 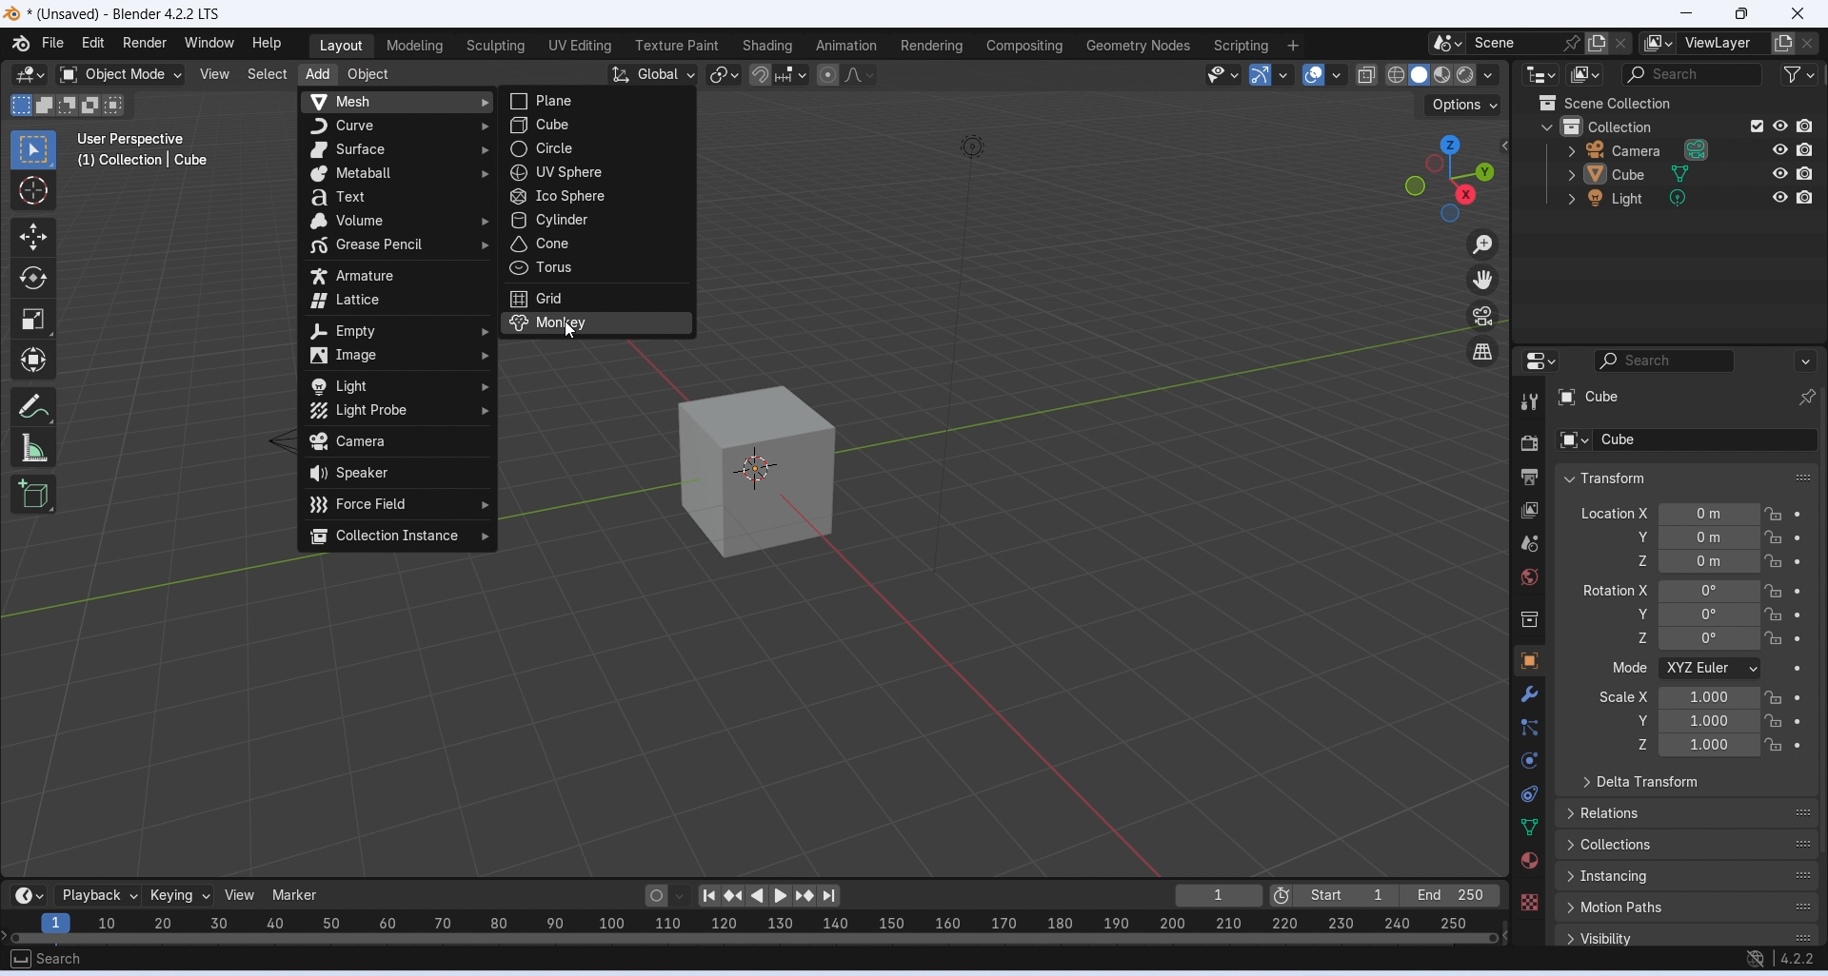 I want to click on cube, so click(x=593, y=125).